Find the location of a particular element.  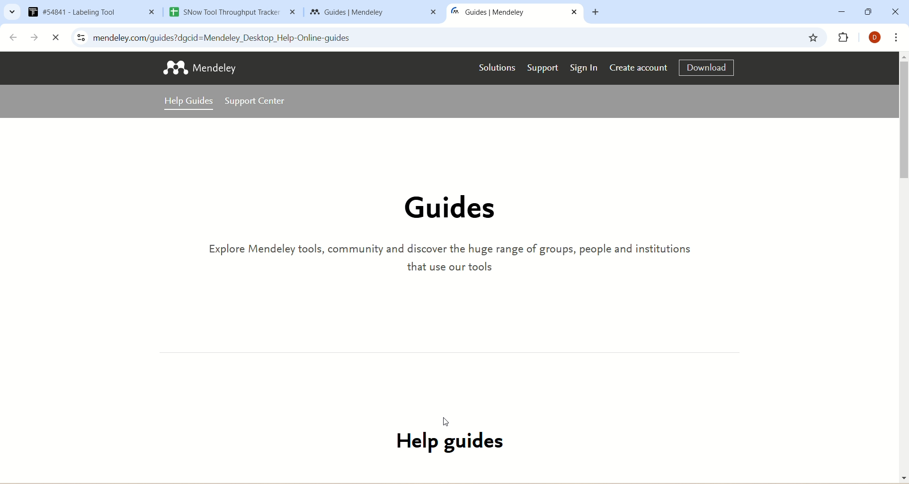

Guides | Mendely is located at coordinates (516, 14).